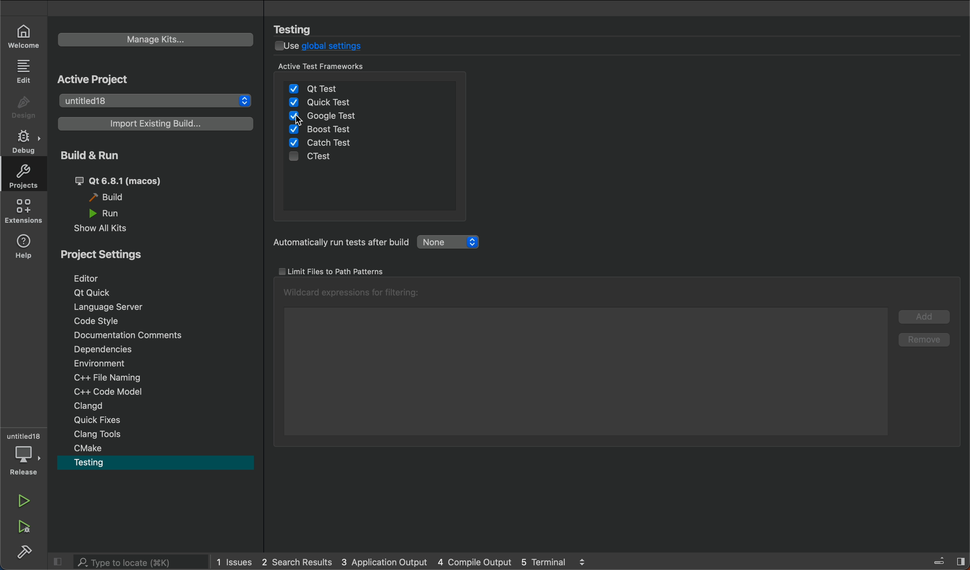 This screenshot has width=970, height=570. Describe the element at coordinates (921, 342) in the screenshot. I see `remove` at that location.